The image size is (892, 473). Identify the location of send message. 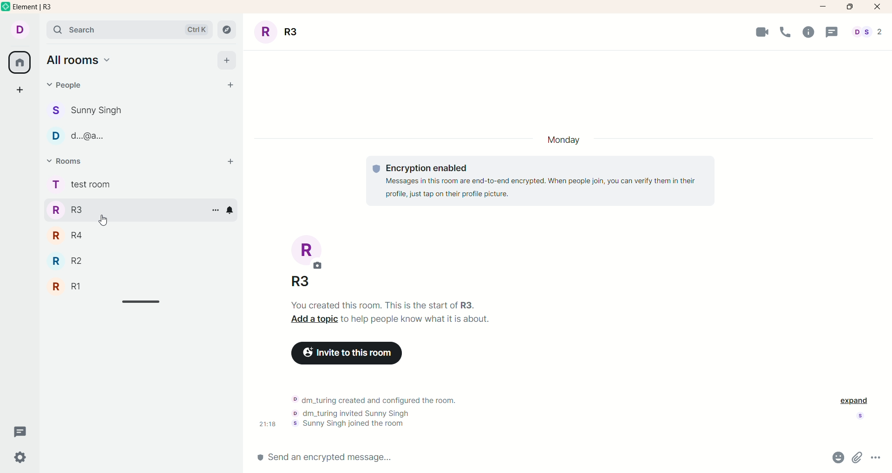
(375, 460).